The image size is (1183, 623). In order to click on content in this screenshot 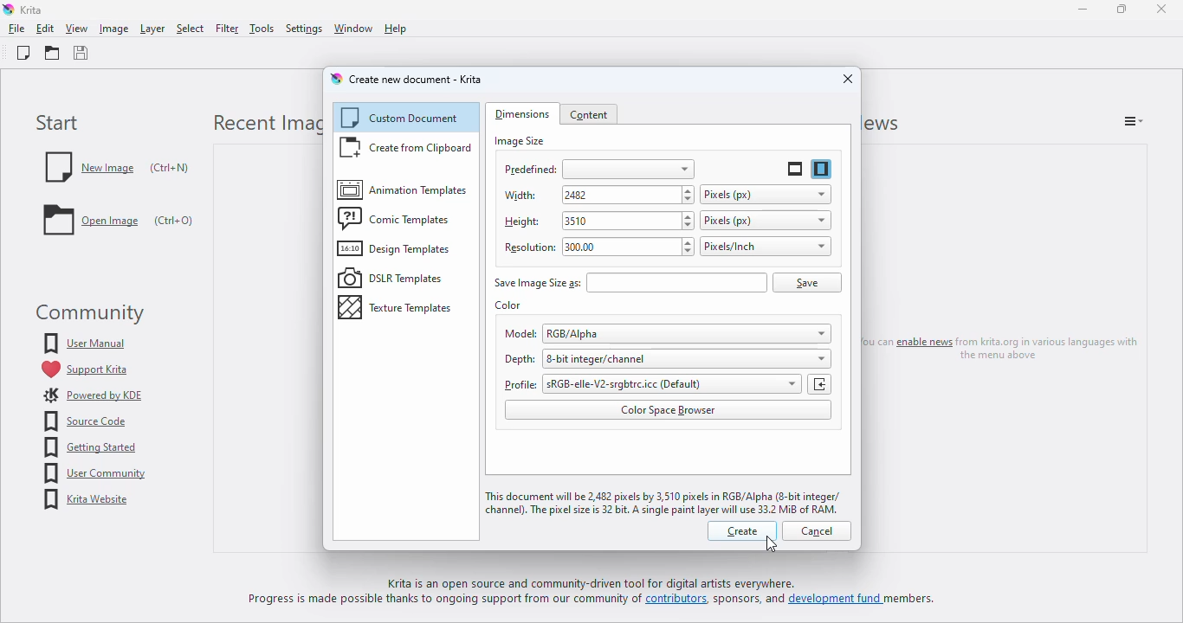, I will do `click(590, 115)`.